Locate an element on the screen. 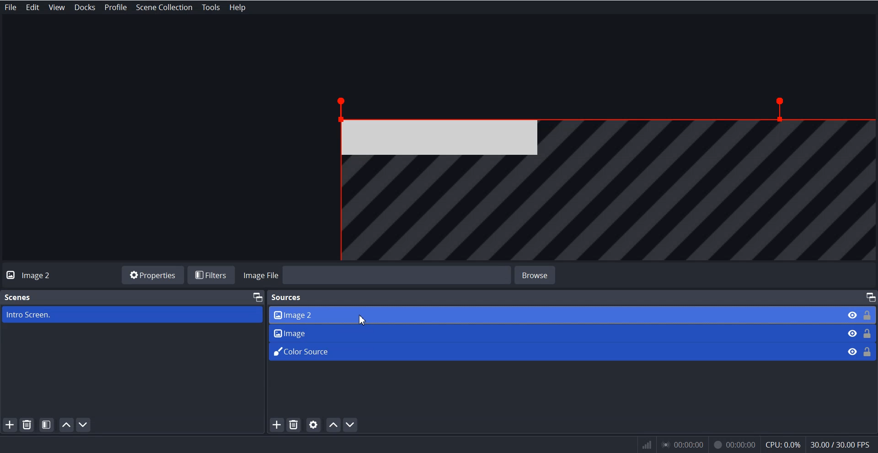  View is located at coordinates (57, 7).